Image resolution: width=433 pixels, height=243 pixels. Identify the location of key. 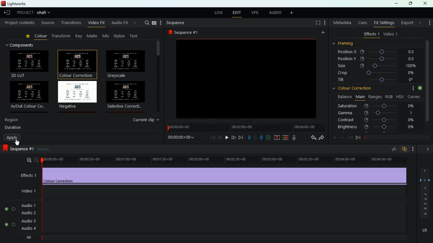
(79, 36).